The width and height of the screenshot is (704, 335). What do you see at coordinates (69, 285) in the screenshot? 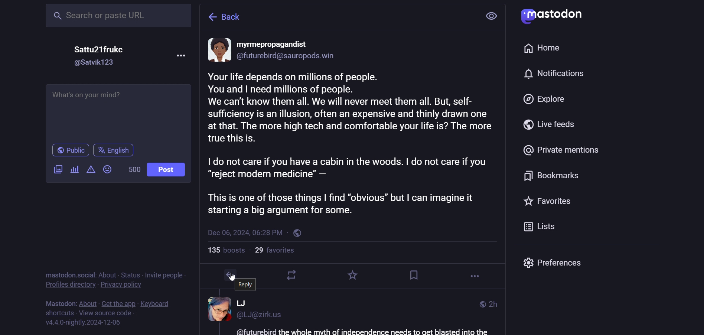
I see `profiles` at bounding box center [69, 285].